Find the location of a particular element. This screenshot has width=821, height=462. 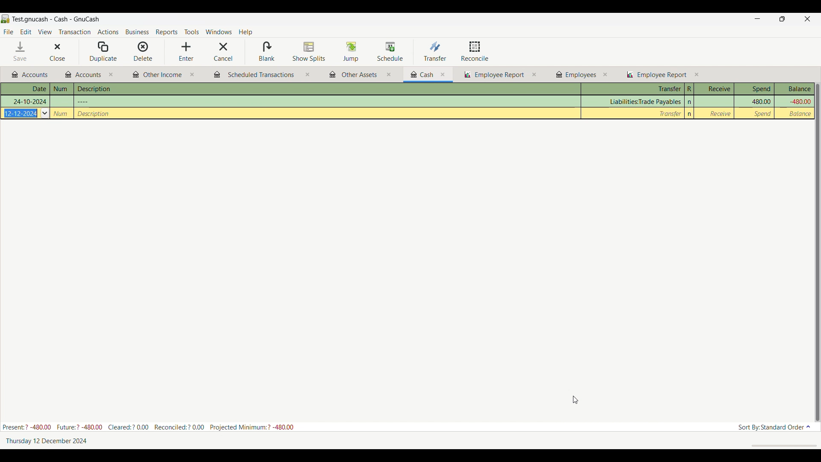

File menu is located at coordinates (8, 32).